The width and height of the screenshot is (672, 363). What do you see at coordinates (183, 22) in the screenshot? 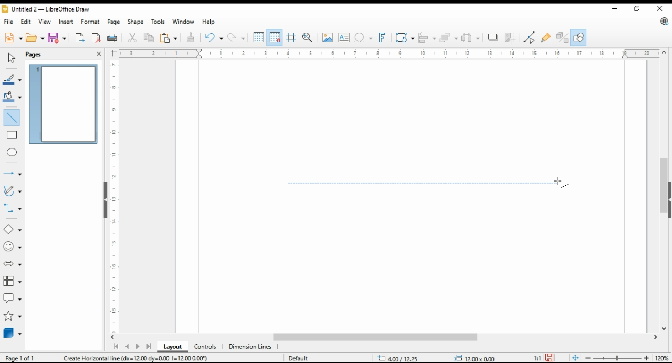
I see `window` at bounding box center [183, 22].